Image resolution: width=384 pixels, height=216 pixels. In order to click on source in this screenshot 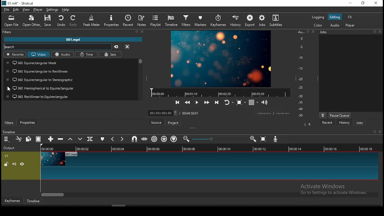, I will do `click(156, 122)`.